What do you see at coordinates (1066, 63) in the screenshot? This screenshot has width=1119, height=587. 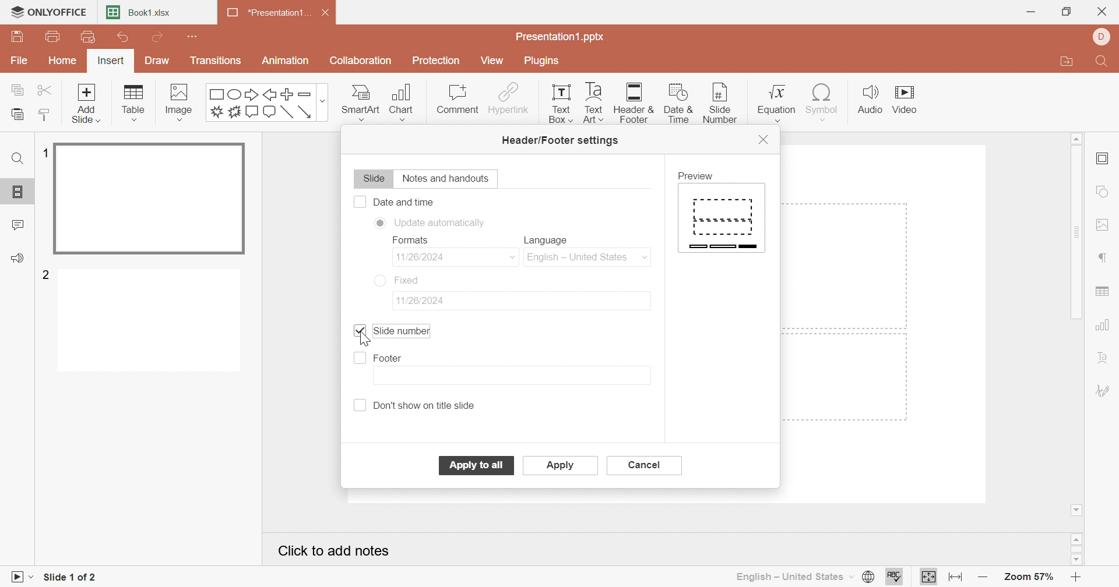 I see `Open file location` at bounding box center [1066, 63].